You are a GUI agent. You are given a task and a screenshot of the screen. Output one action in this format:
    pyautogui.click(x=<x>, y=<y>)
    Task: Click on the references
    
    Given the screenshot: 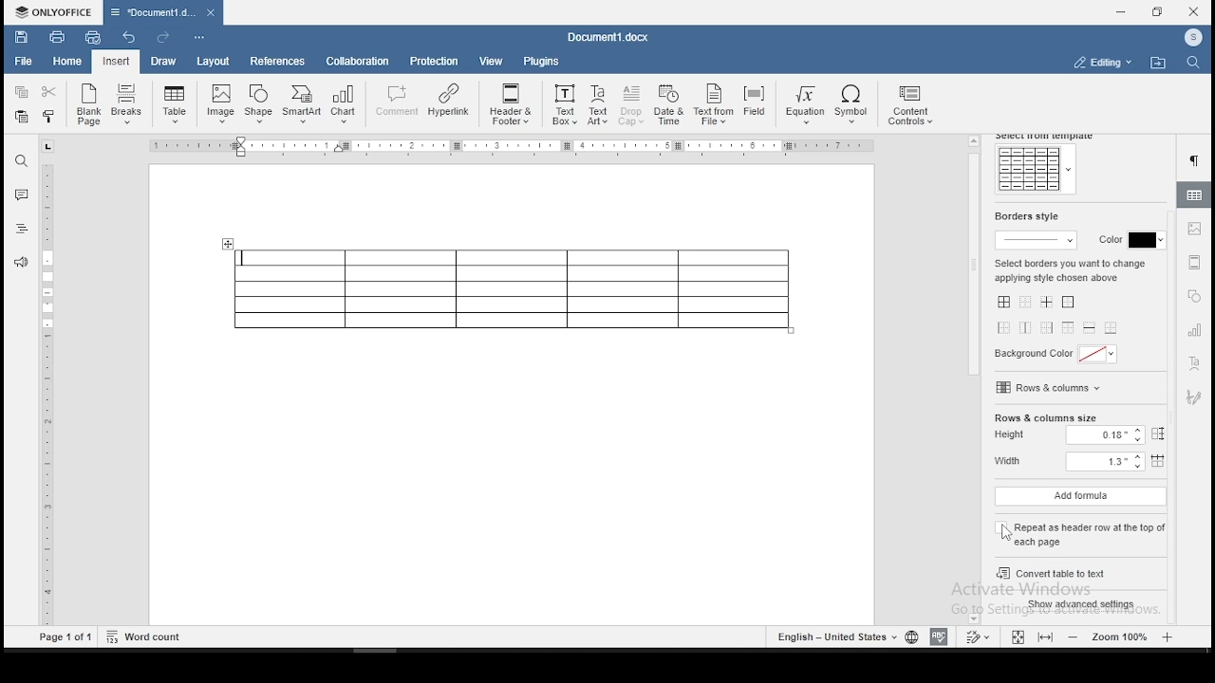 What is the action you would take?
    pyautogui.click(x=276, y=62)
    